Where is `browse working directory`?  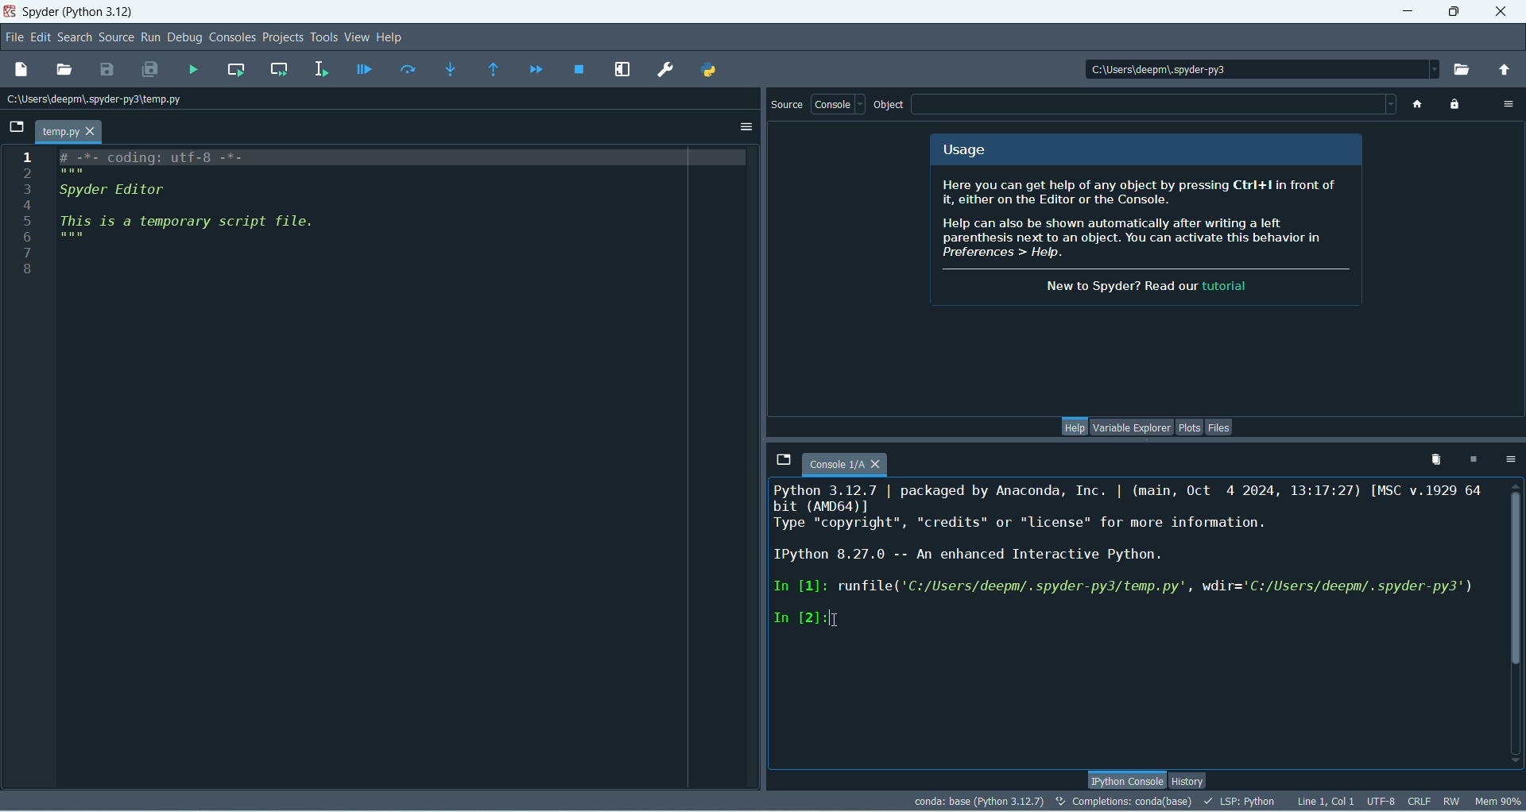
browse working directory is located at coordinates (1466, 71).